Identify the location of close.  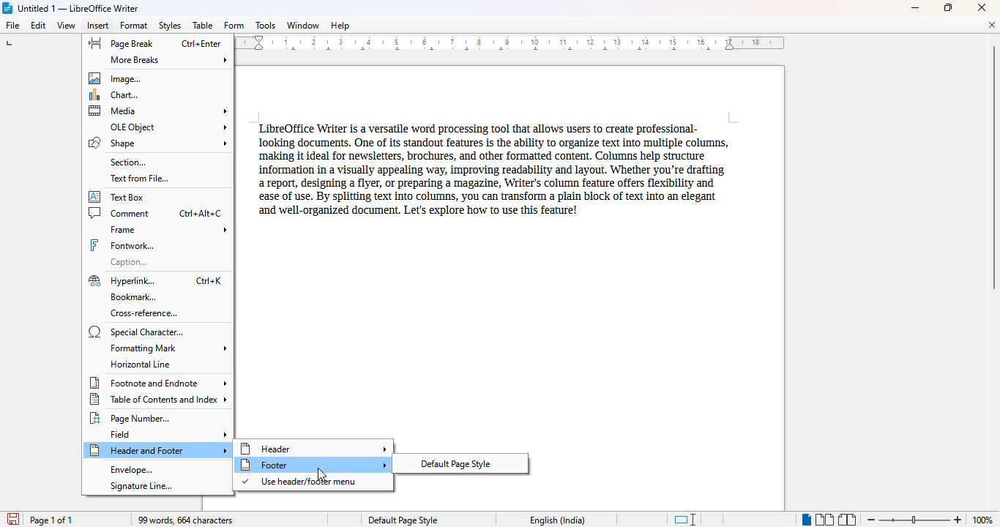
(983, 7).